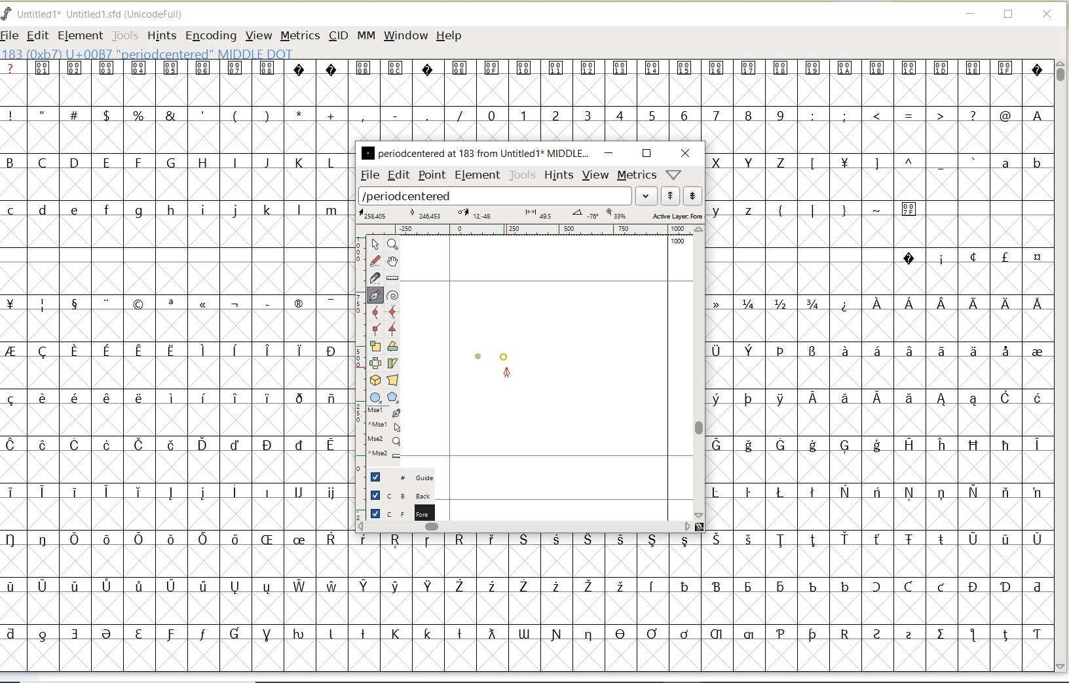 Image resolution: width=1069 pixels, height=683 pixels. What do you see at coordinates (338, 37) in the screenshot?
I see `CID` at bounding box center [338, 37].